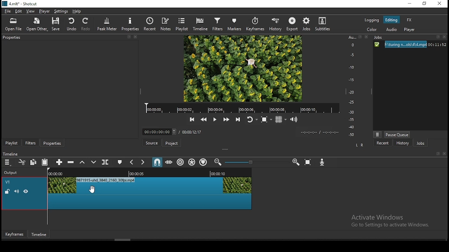 The height and width of the screenshot is (252, 449). I want to click on properties, so click(12, 37).